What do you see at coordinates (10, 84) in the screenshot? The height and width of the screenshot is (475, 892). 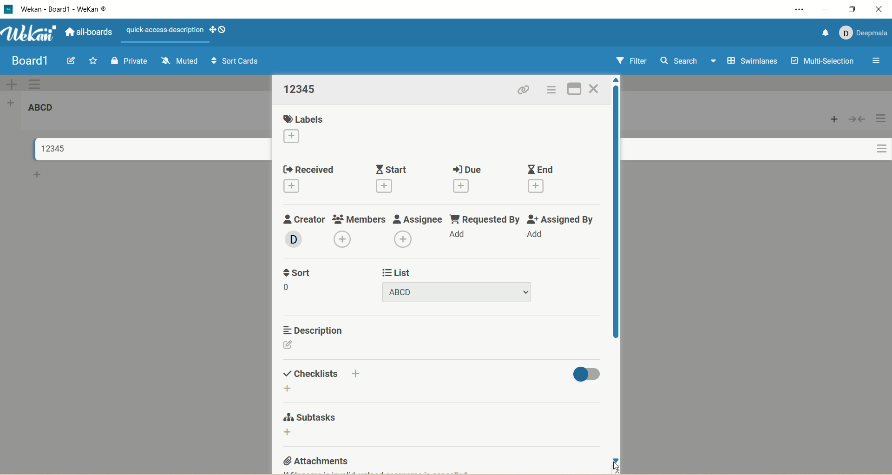 I see `add swimlane` at bounding box center [10, 84].